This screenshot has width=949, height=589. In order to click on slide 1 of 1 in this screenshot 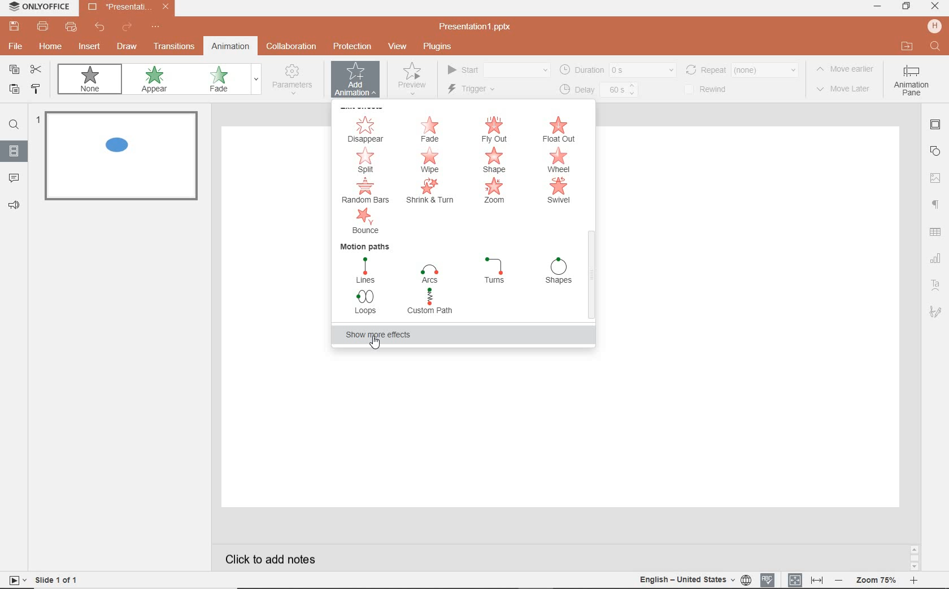, I will do `click(59, 582)`.